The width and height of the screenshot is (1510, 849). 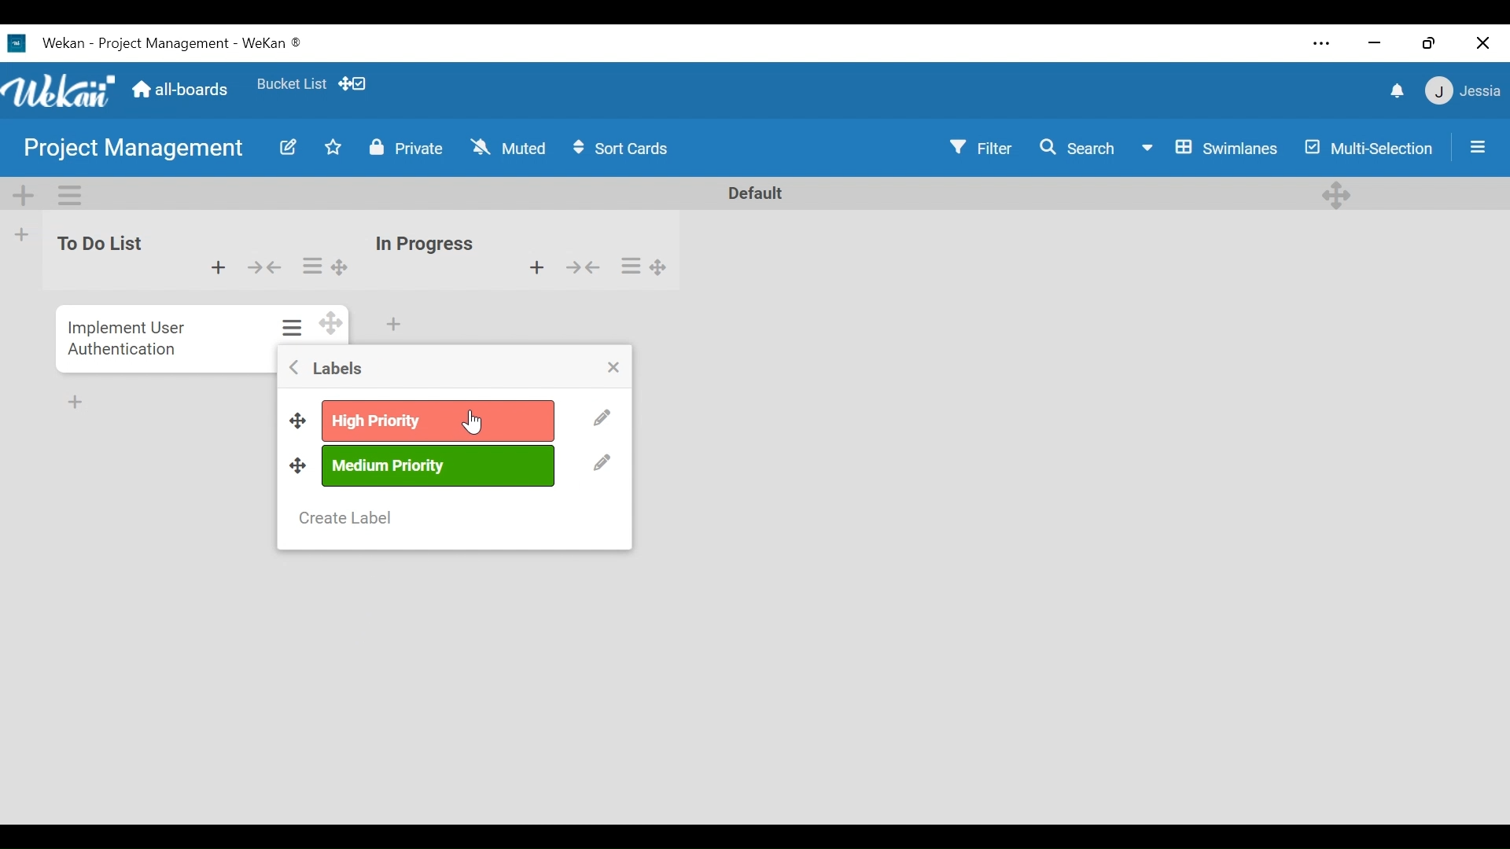 I want to click on Show/Hide Desktop drag handles, so click(x=352, y=84).